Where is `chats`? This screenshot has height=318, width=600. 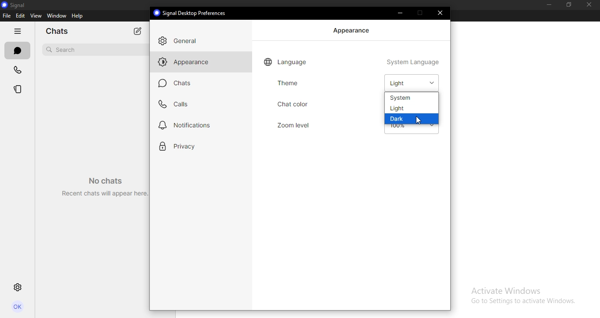 chats is located at coordinates (17, 51).